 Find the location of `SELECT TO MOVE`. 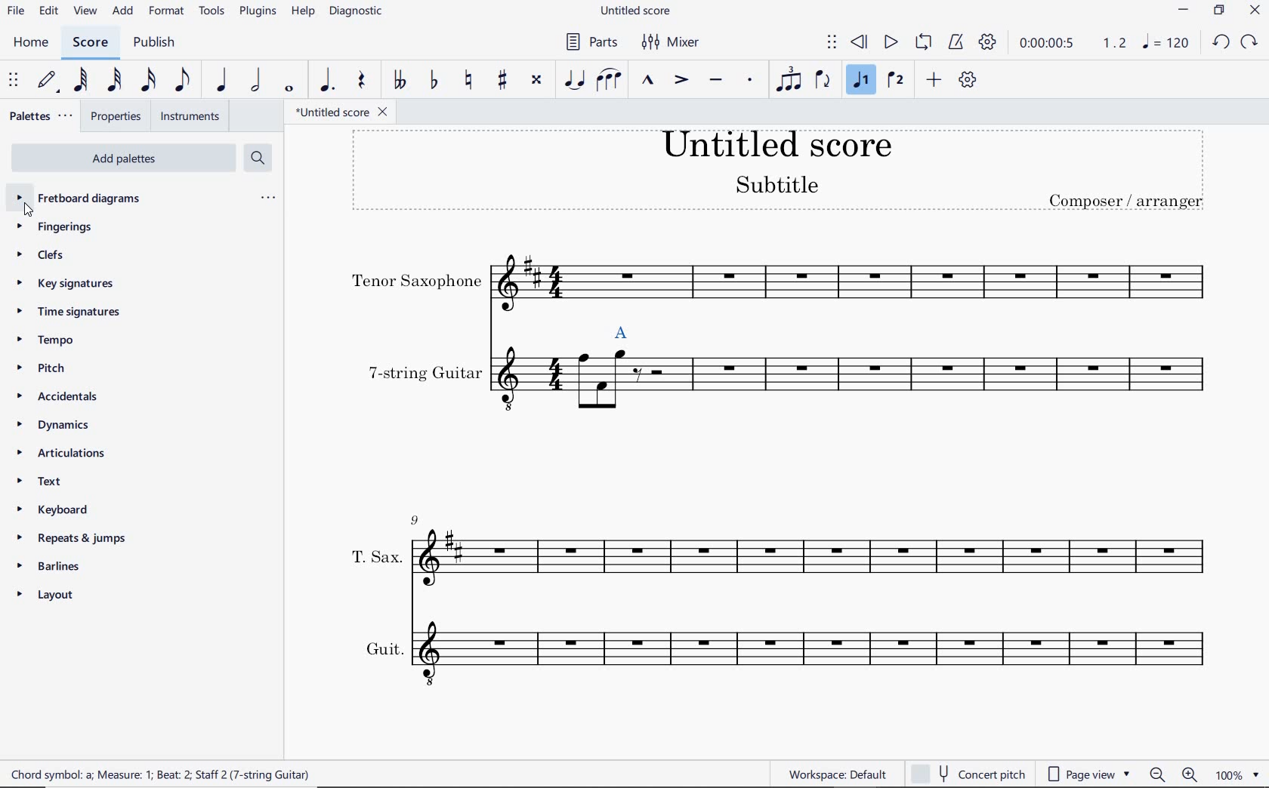

SELECT TO MOVE is located at coordinates (832, 43).